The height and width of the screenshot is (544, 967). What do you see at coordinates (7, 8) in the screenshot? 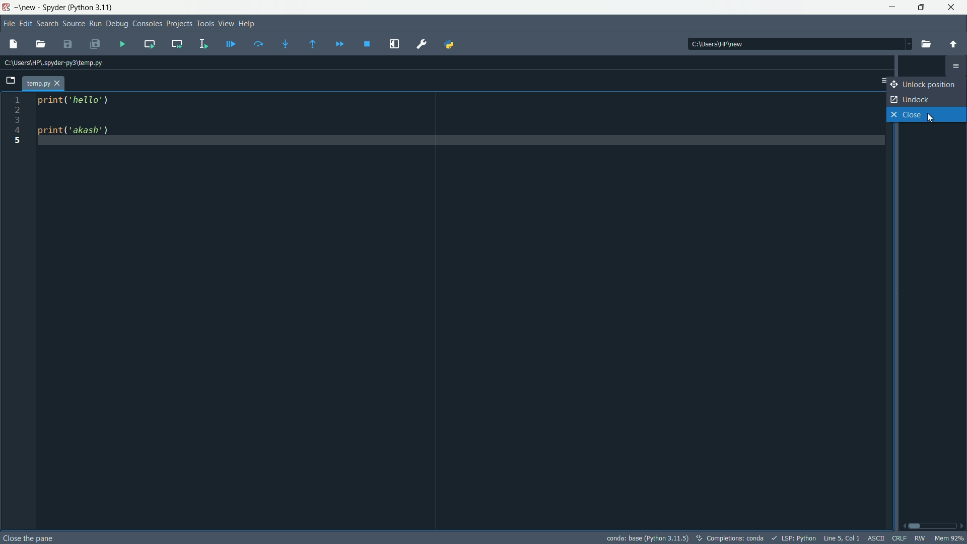
I see `app icon` at bounding box center [7, 8].